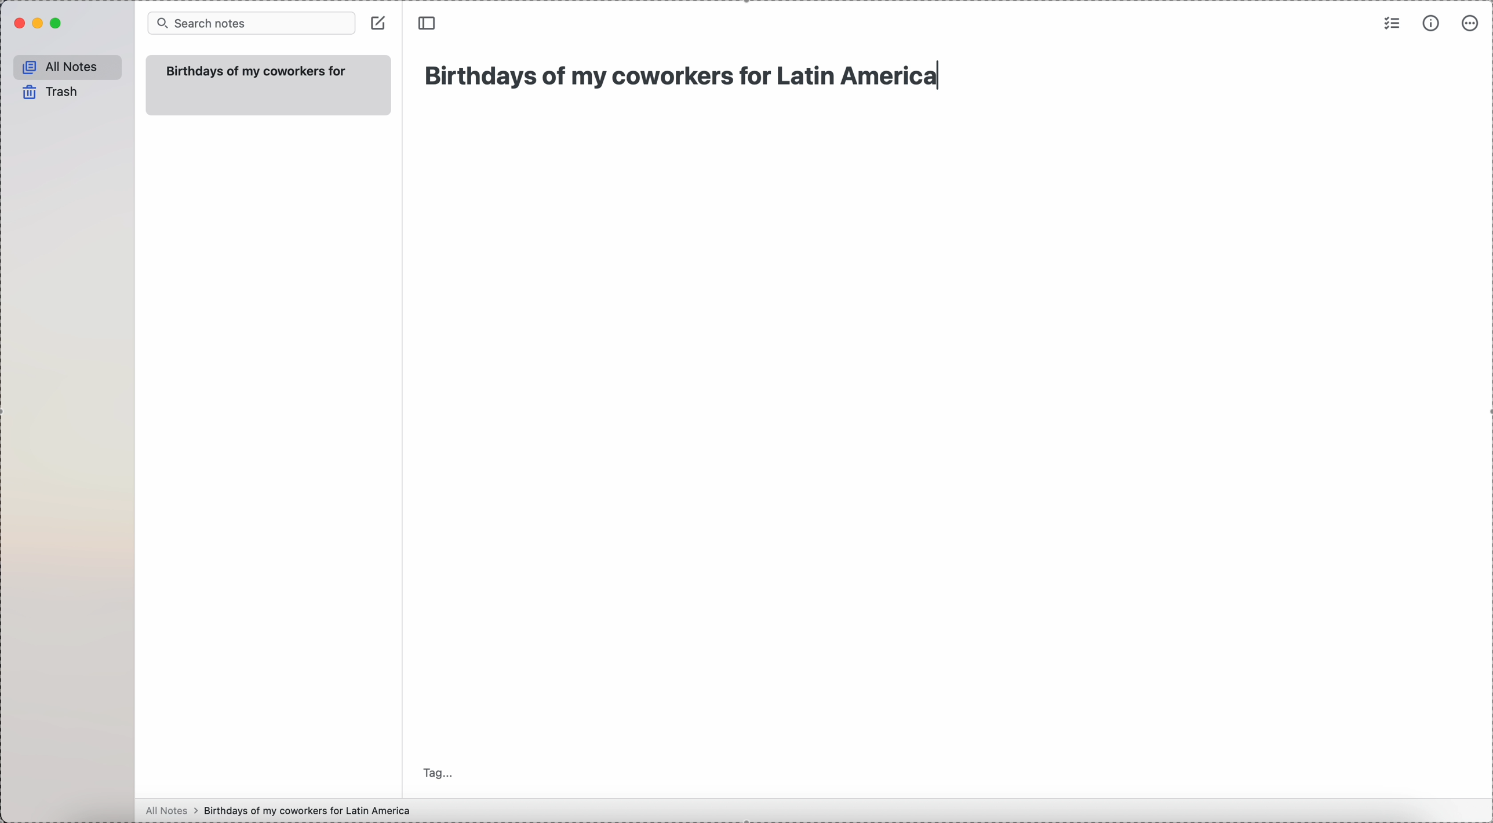 Image resolution: width=1493 pixels, height=823 pixels. I want to click on close Simplenote, so click(18, 23).